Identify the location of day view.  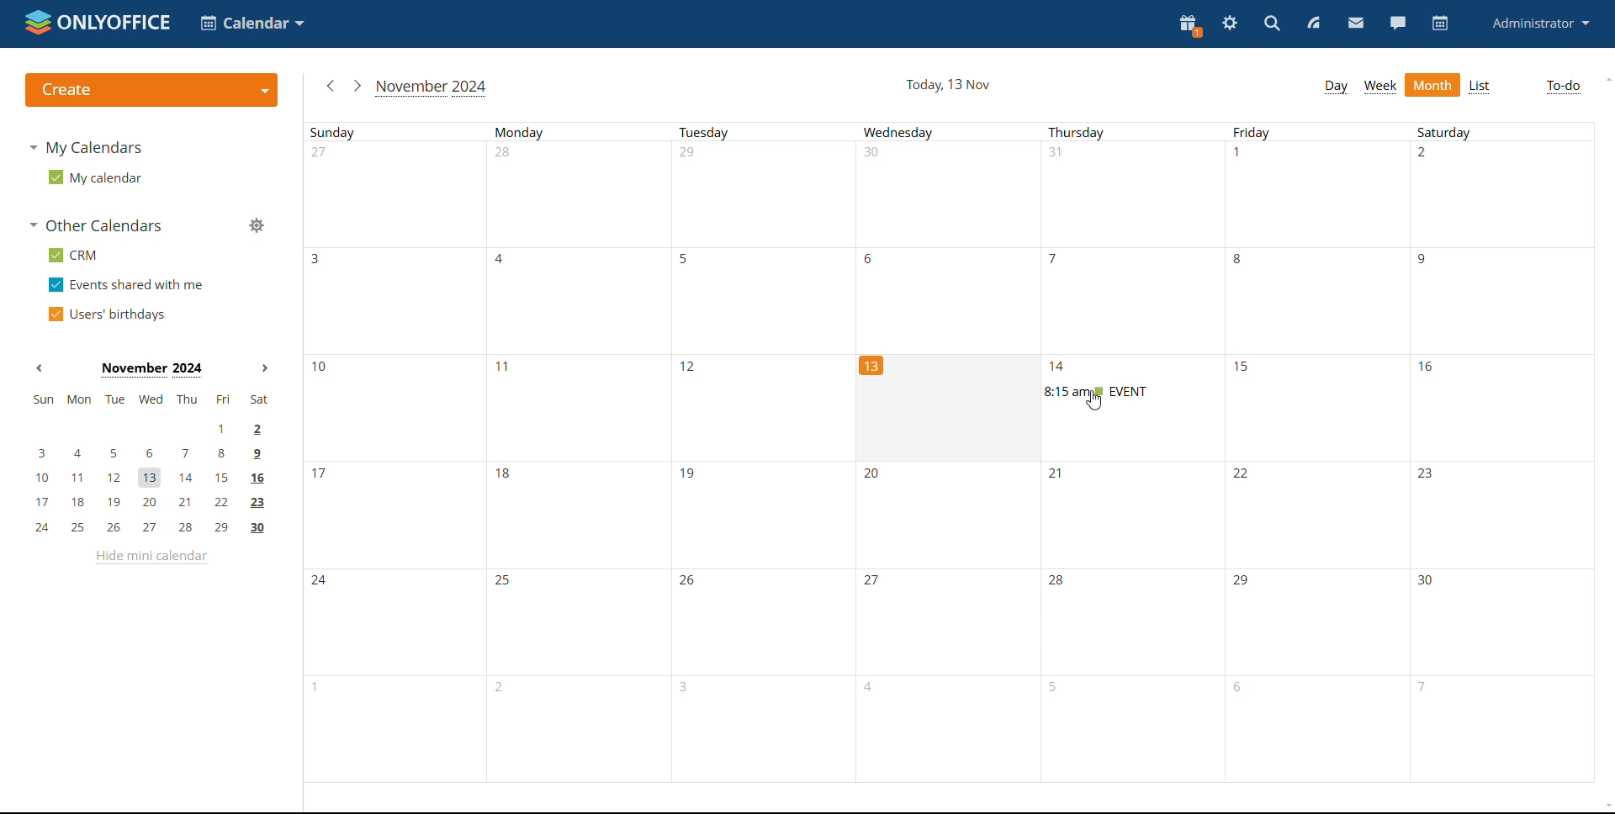
(1335, 86).